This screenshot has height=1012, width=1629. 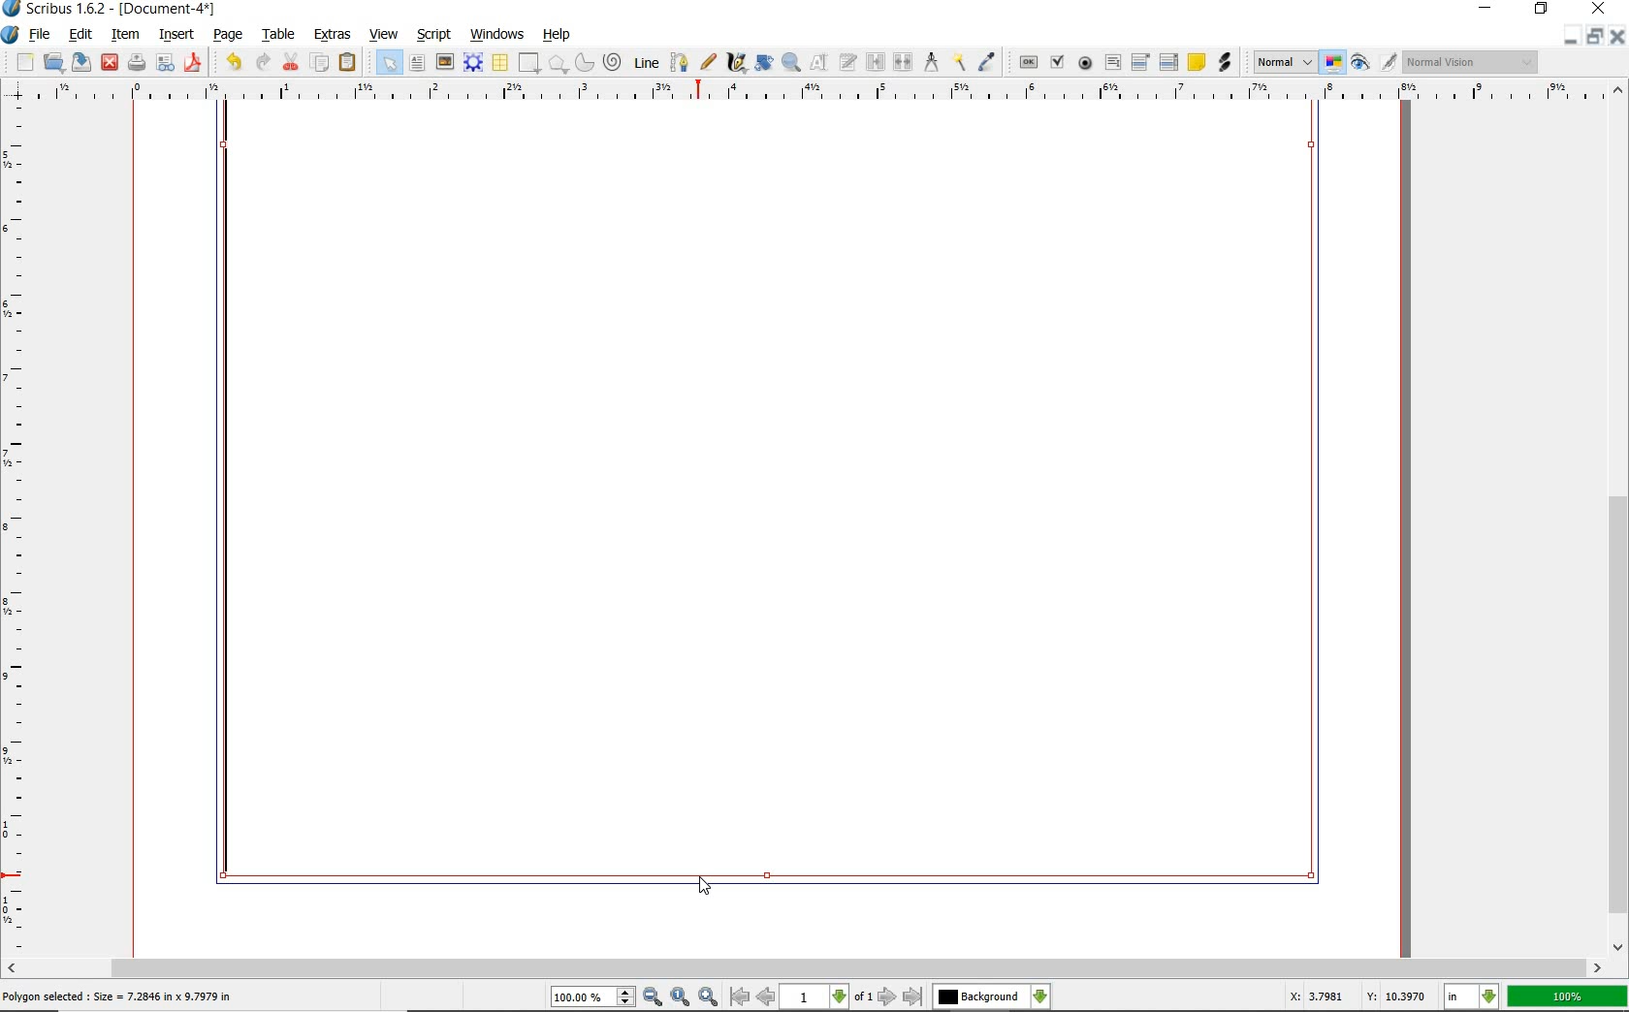 What do you see at coordinates (500, 63) in the screenshot?
I see `table` at bounding box center [500, 63].